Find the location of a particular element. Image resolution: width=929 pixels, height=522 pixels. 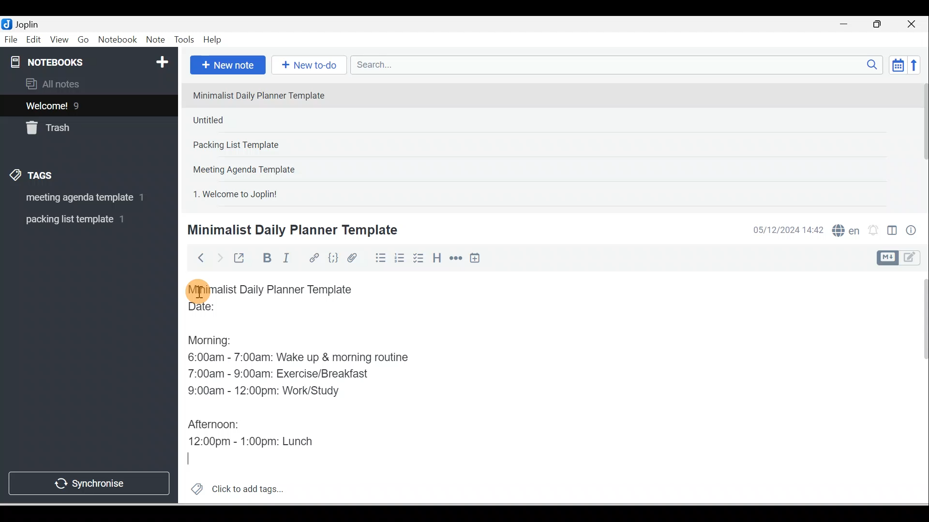

Italic is located at coordinates (288, 260).